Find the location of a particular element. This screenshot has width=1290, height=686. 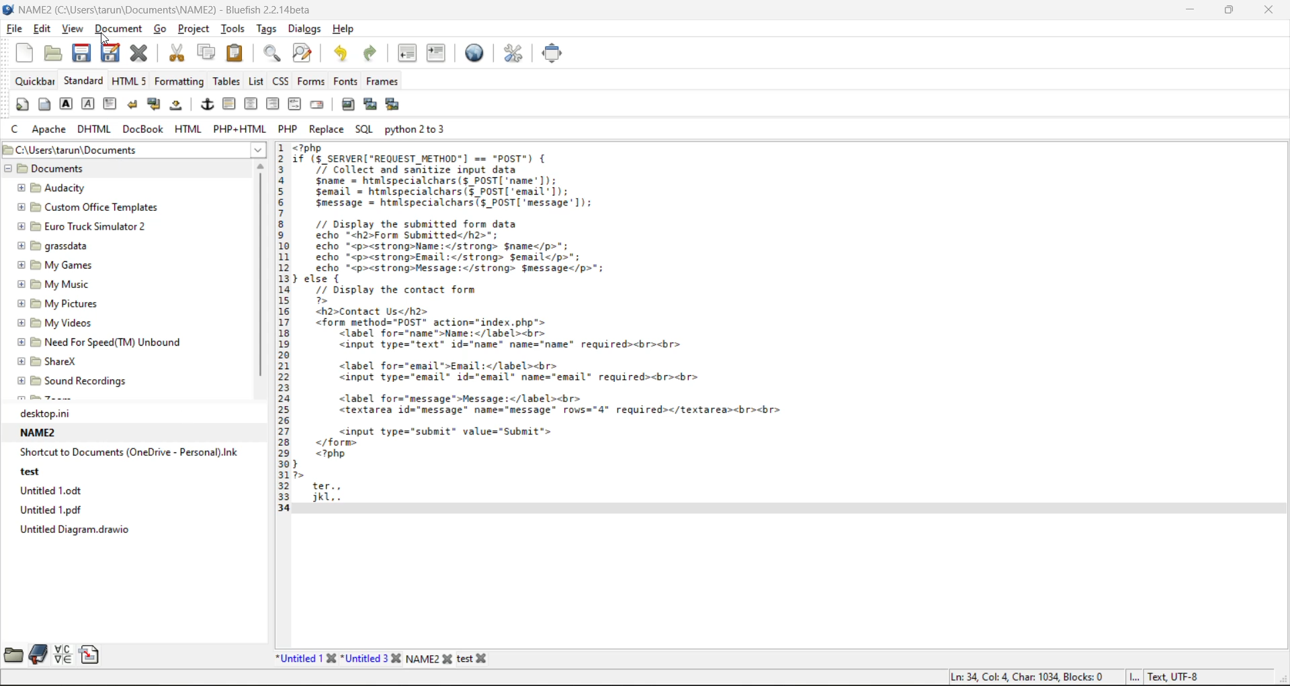

close is located at coordinates (1268, 11).